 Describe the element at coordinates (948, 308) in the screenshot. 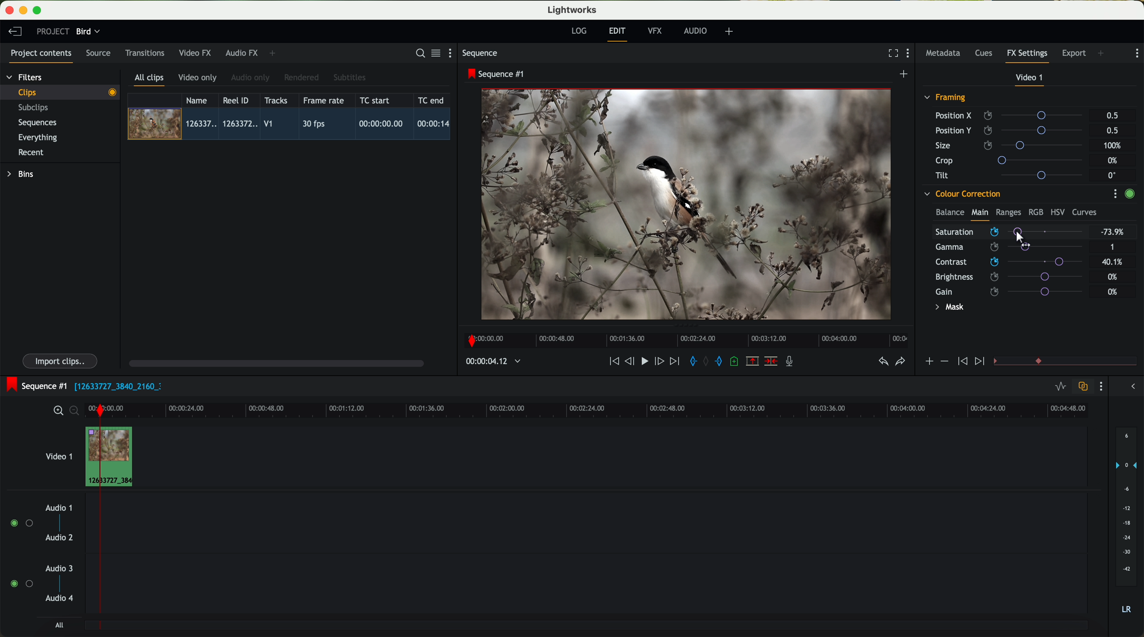

I see `mask` at that location.